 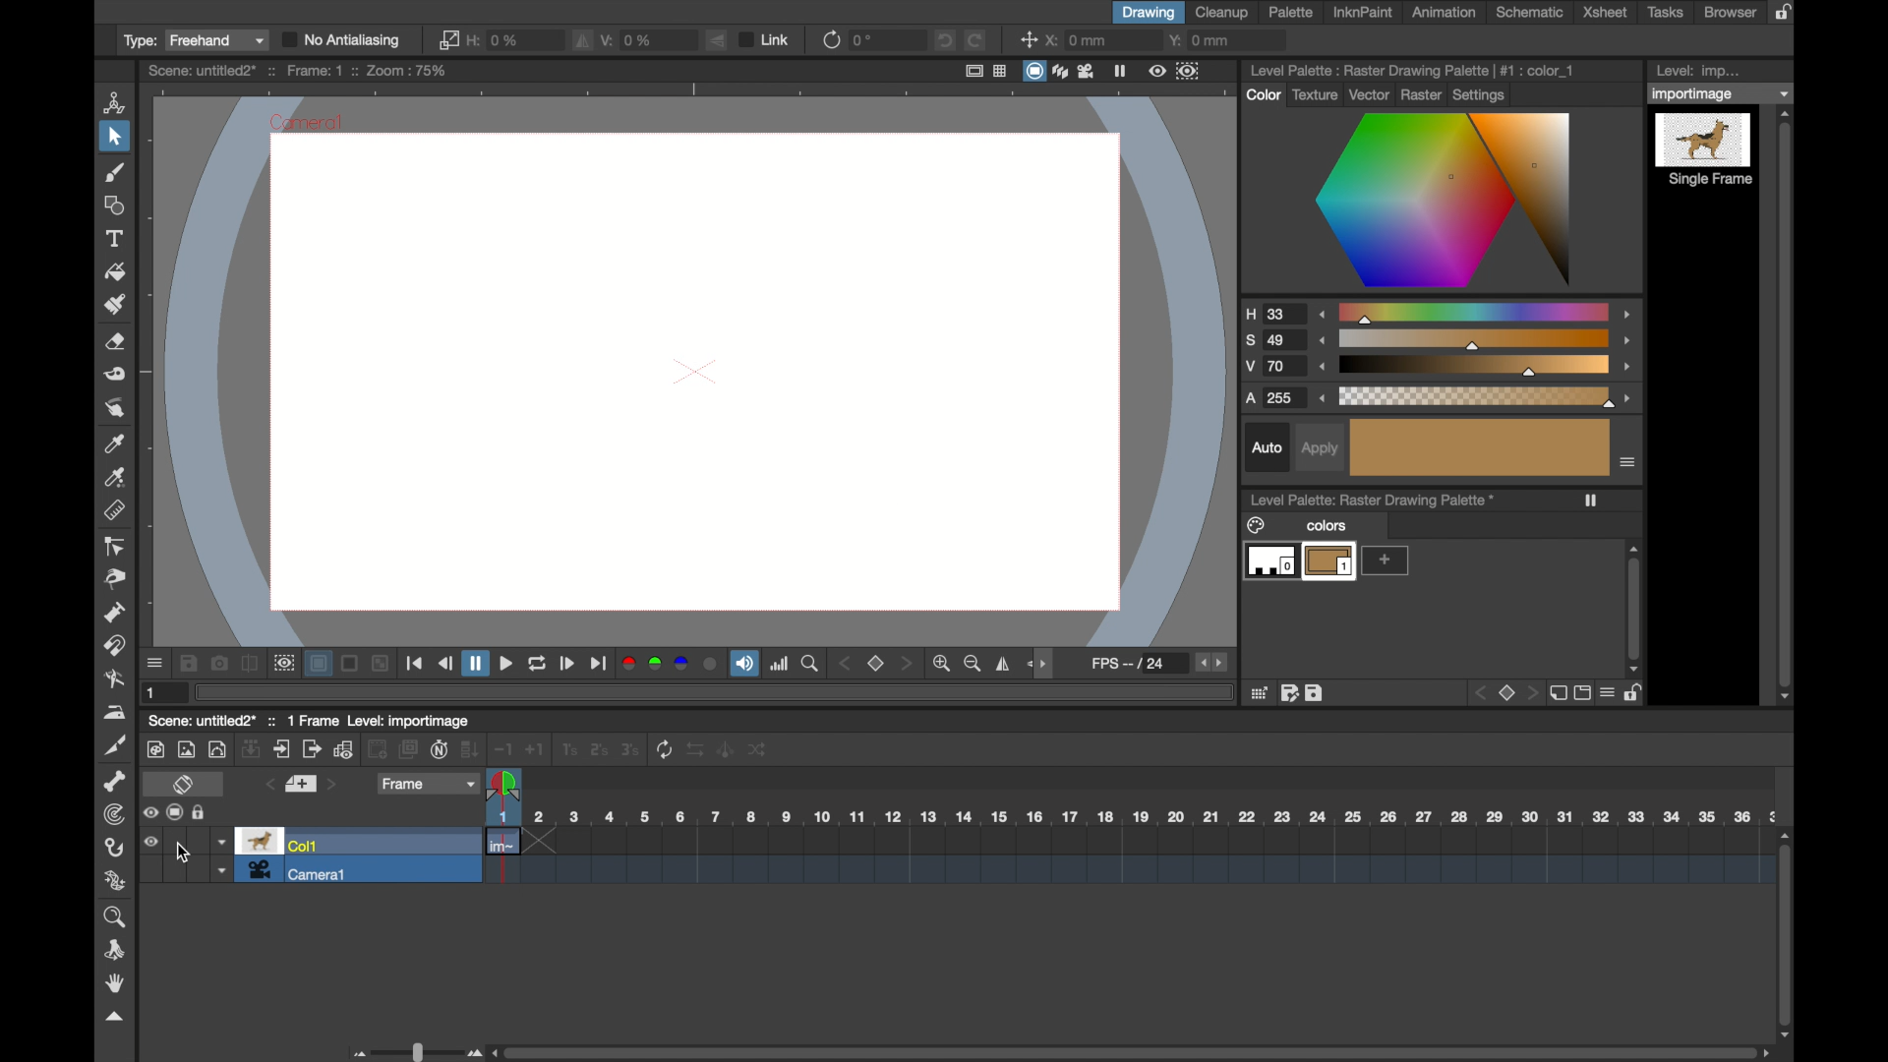 I want to click on color wheel, so click(x=1445, y=203).